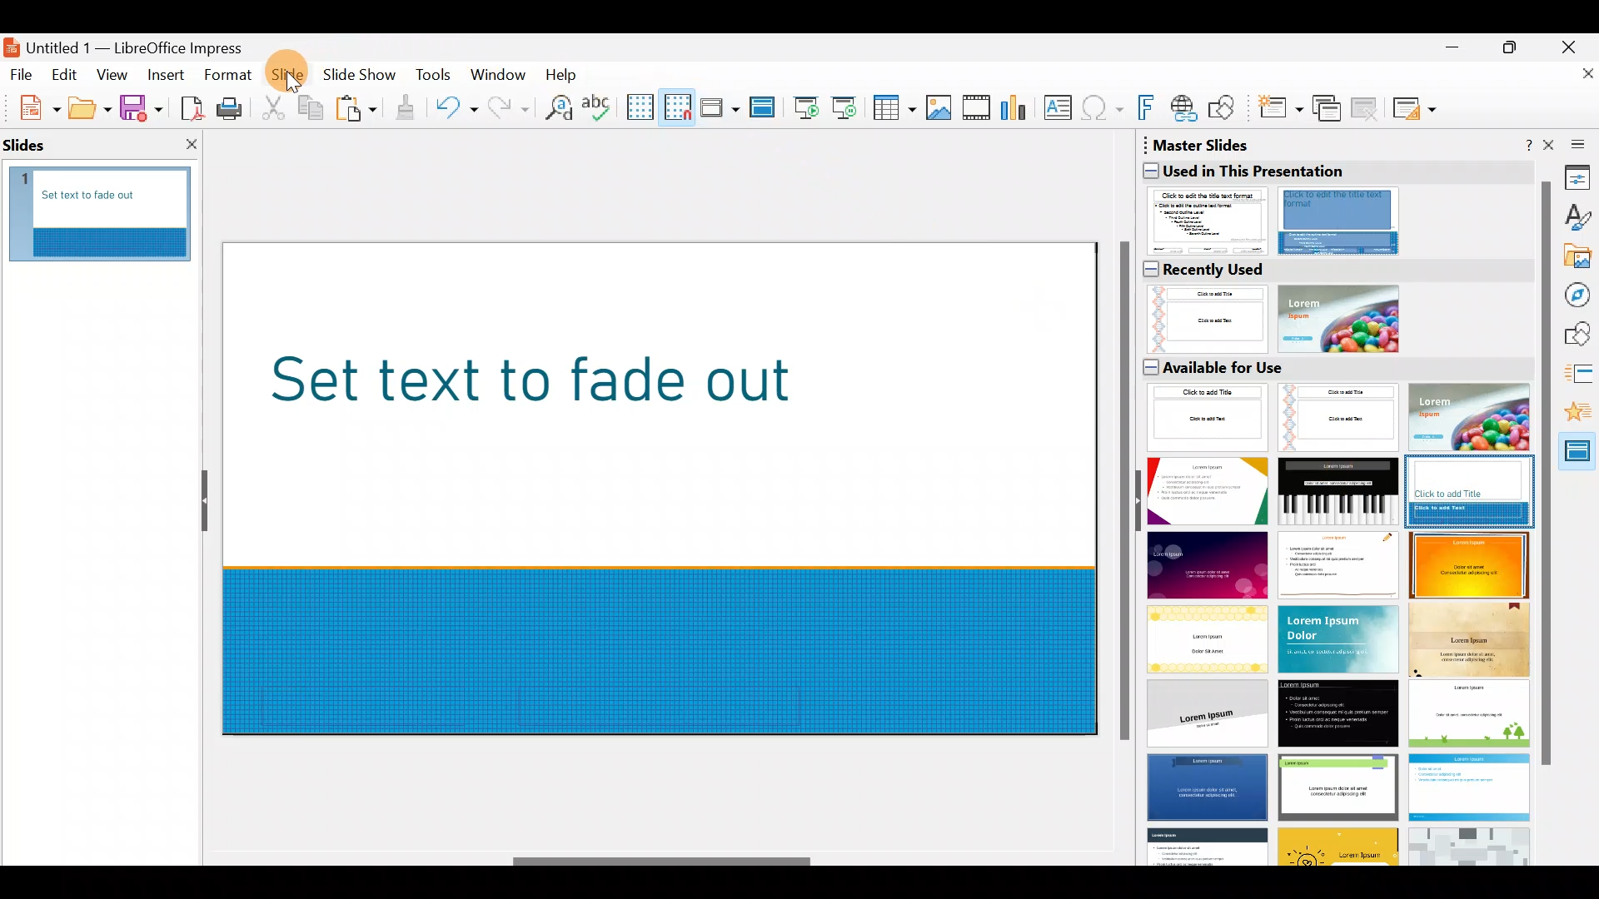 This screenshot has width=1599, height=899. Describe the element at coordinates (1328, 305) in the screenshot. I see `Recently used` at that location.